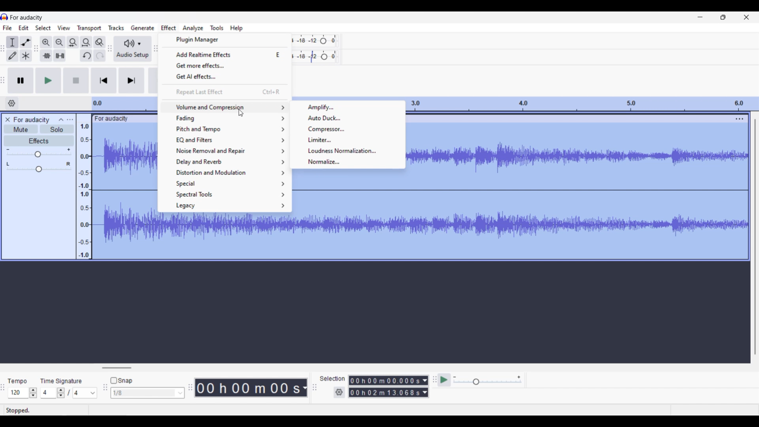 The height and width of the screenshot is (427, 759). Describe the element at coordinates (117, 368) in the screenshot. I see `Horizontal slide bar` at that location.